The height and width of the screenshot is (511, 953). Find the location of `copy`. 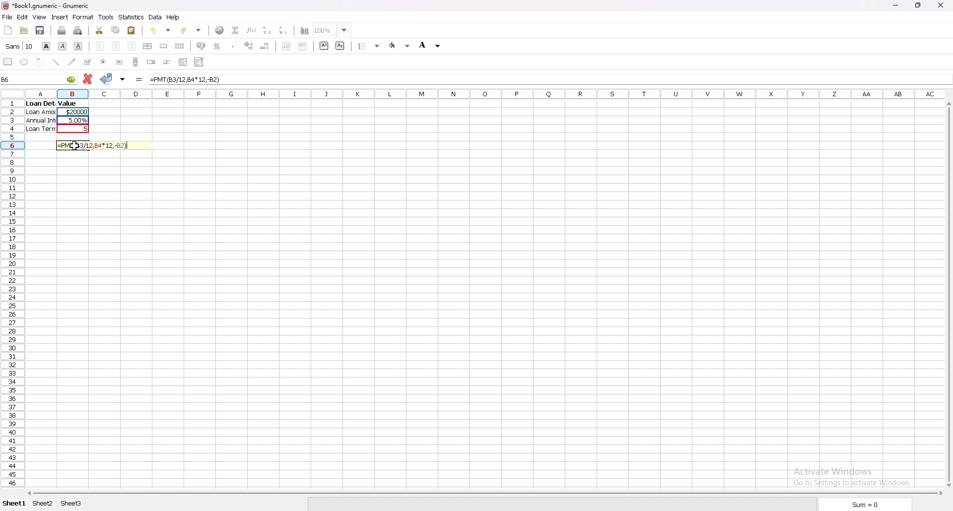

copy is located at coordinates (115, 30).